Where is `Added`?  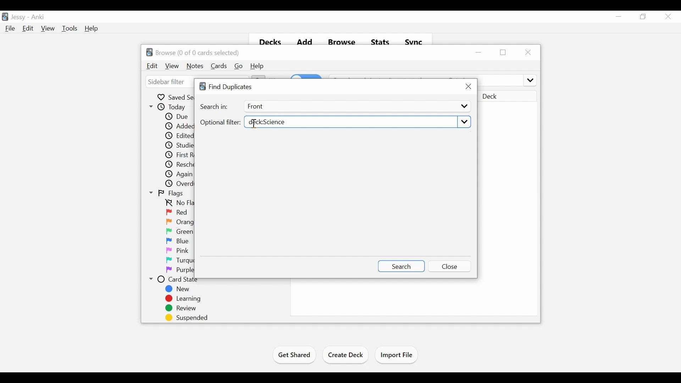 Added is located at coordinates (178, 127).